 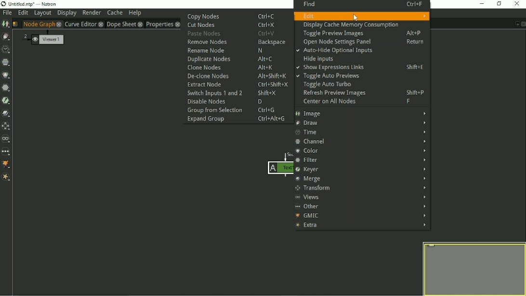 I want to click on Viewer1, so click(x=42, y=38).